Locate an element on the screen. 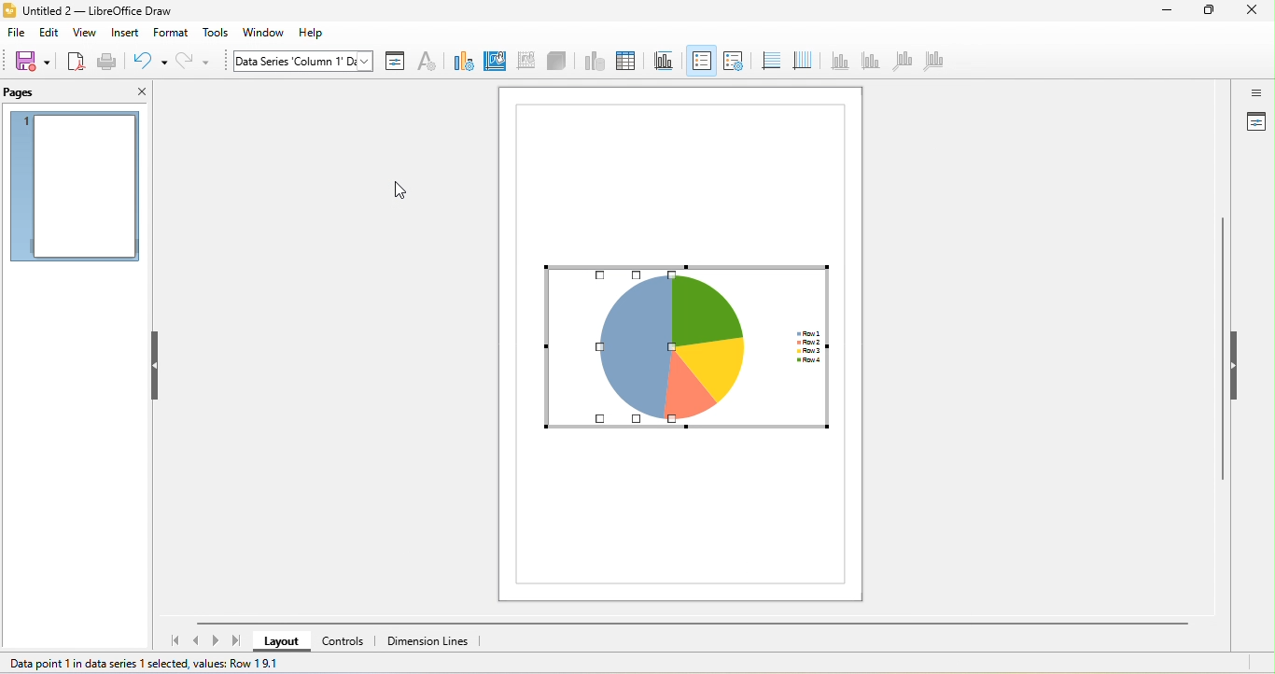 The image size is (1275, 674). legend on/ off is located at coordinates (701, 61).